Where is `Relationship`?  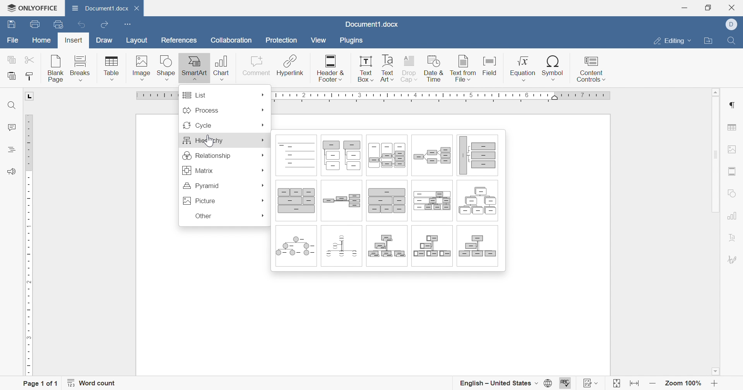 Relationship is located at coordinates (206, 156).